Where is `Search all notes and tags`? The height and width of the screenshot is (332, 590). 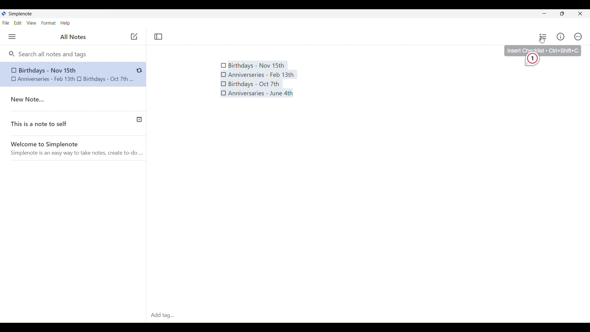 Search all notes and tags is located at coordinates (54, 54).